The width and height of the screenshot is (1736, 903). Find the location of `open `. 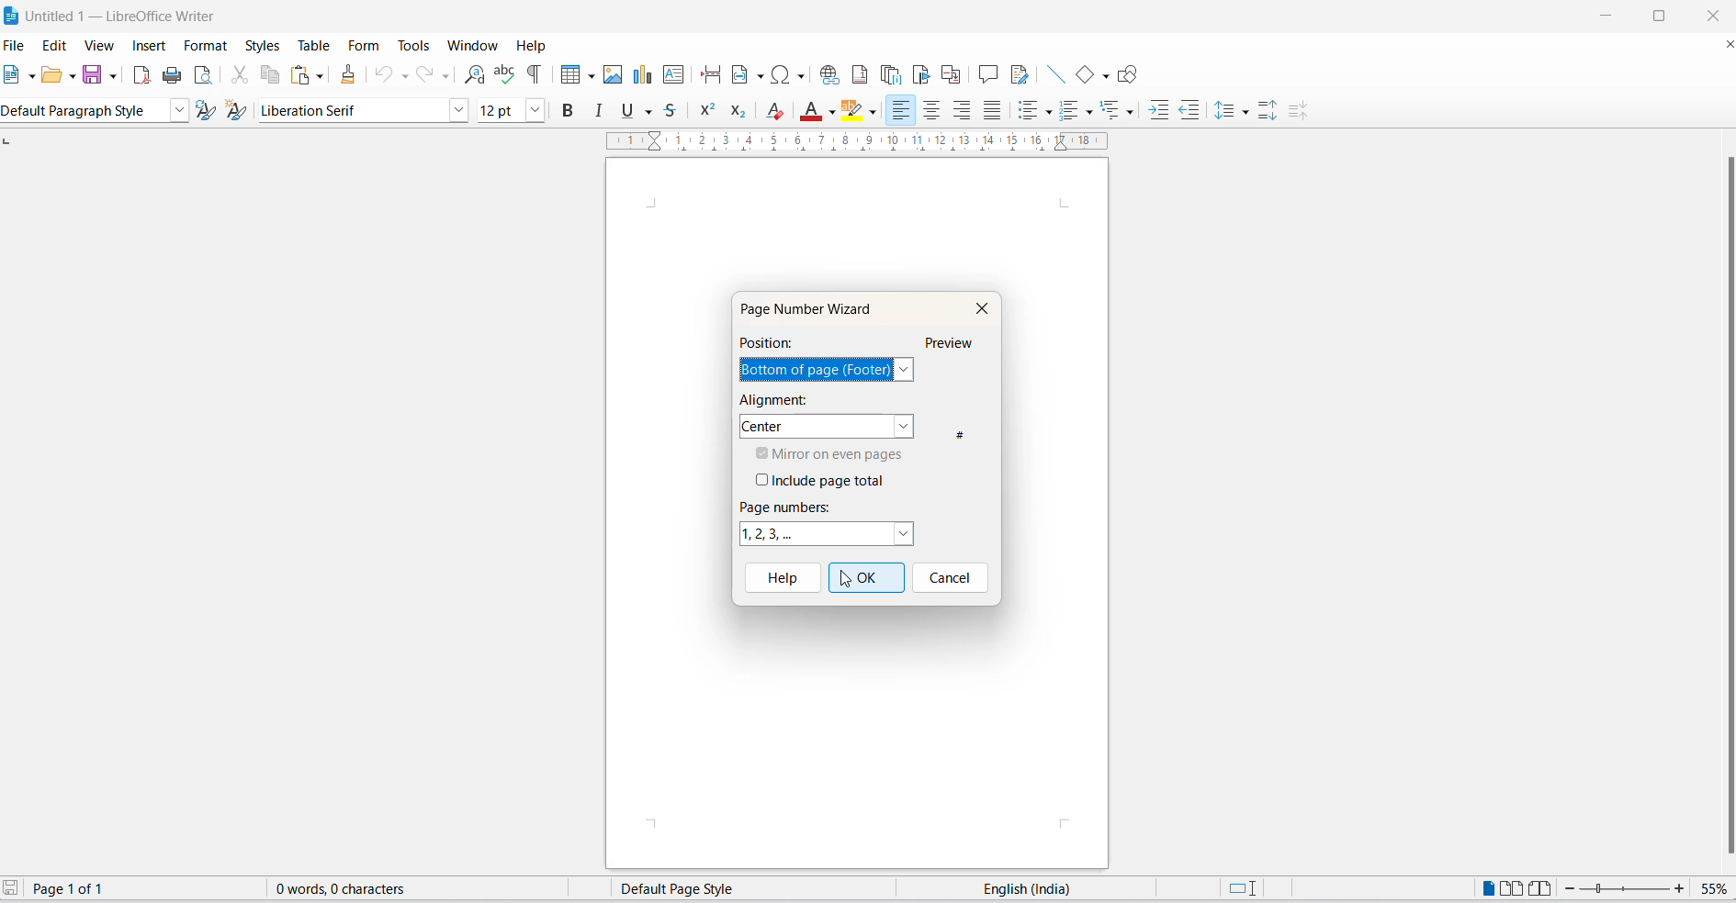

open  is located at coordinates (51, 78).